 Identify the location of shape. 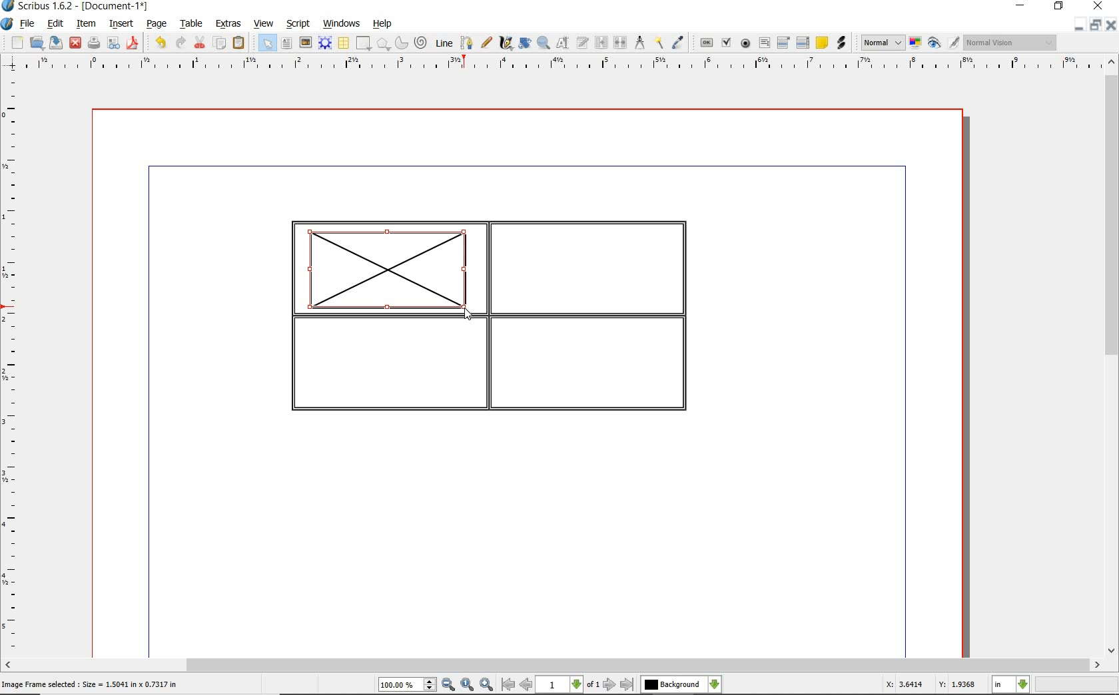
(362, 44).